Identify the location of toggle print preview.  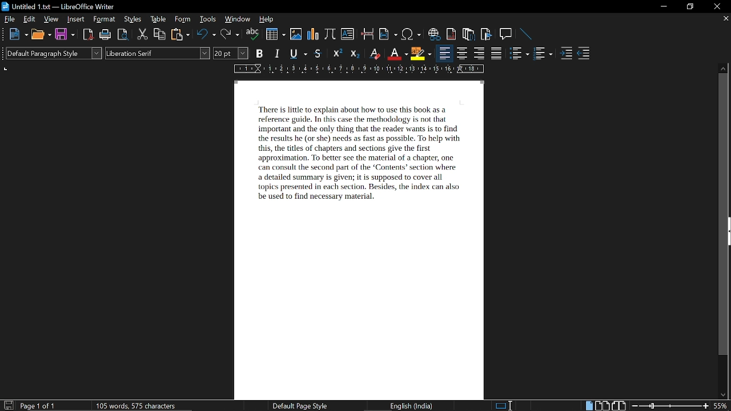
(123, 35).